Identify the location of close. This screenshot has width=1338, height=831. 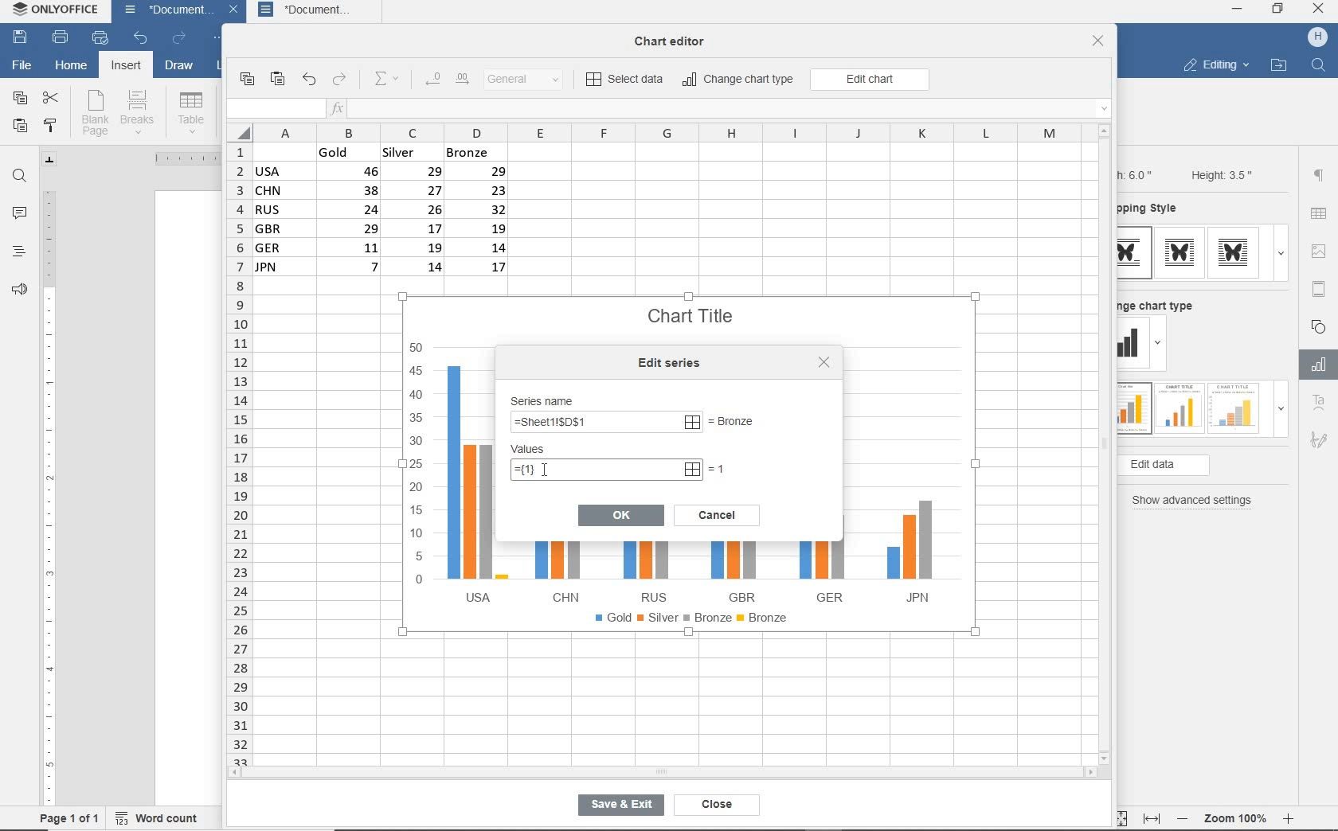
(713, 805).